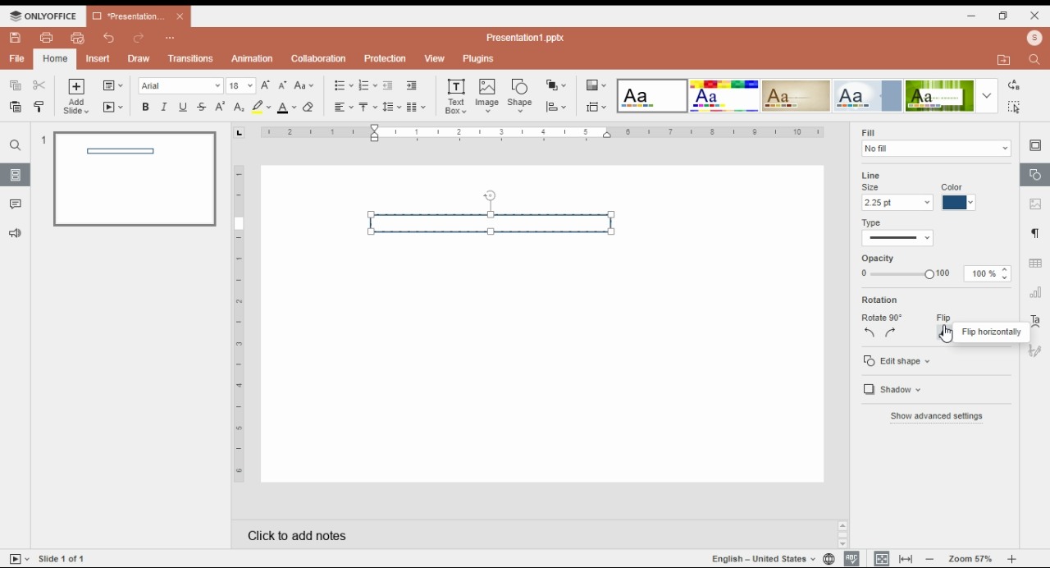  Describe the element at coordinates (1016, 107) in the screenshot. I see `find` at that location.